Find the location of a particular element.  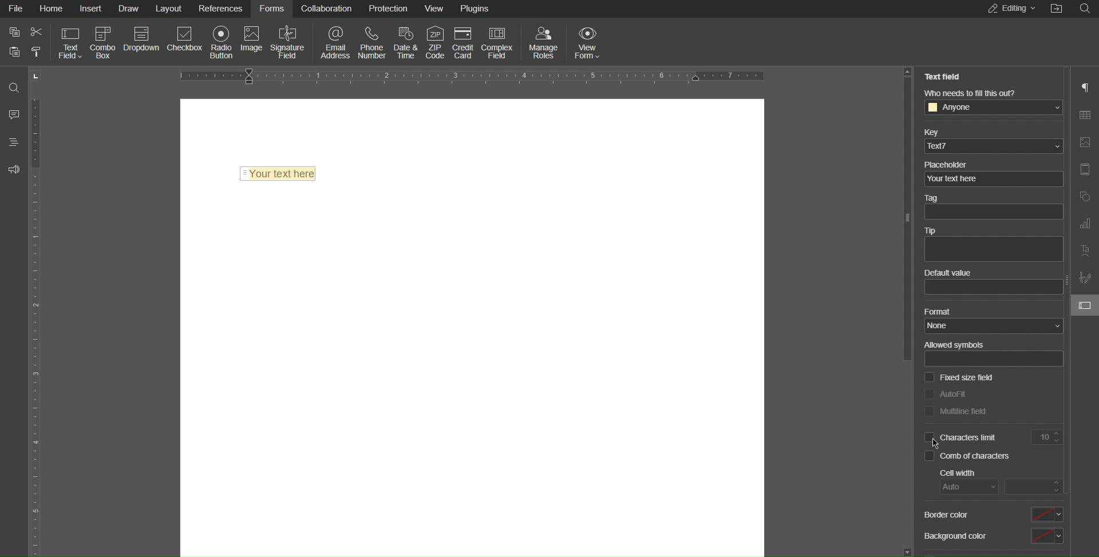

Placeholder is located at coordinates (991, 172).